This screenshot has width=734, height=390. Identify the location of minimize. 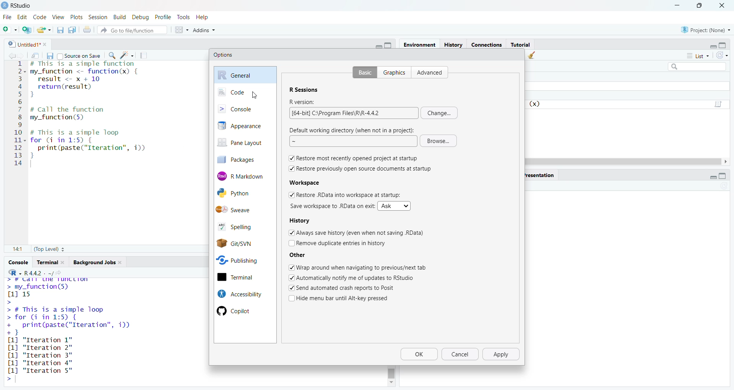
(677, 5).